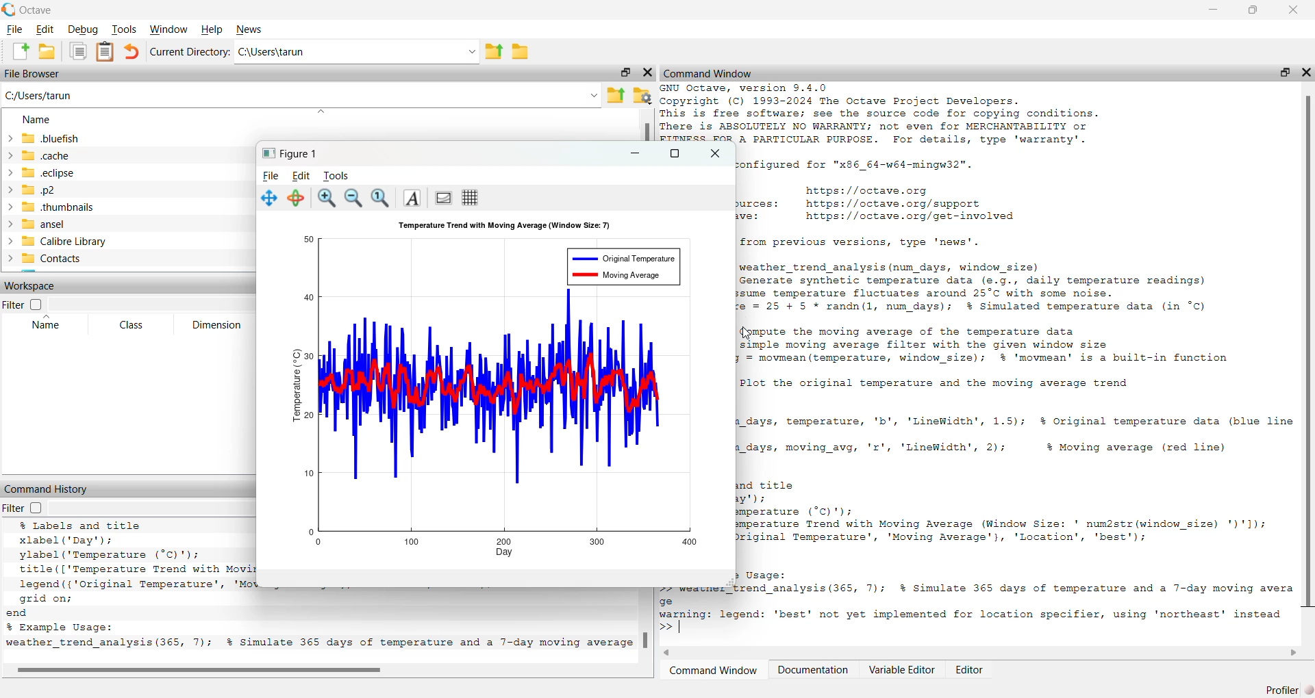 Image resolution: width=1315 pixels, height=698 pixels. What do you see at coordinates (356, 199) in the screenshot?
I see `Zoom Out` at bounding box center [356, 199].